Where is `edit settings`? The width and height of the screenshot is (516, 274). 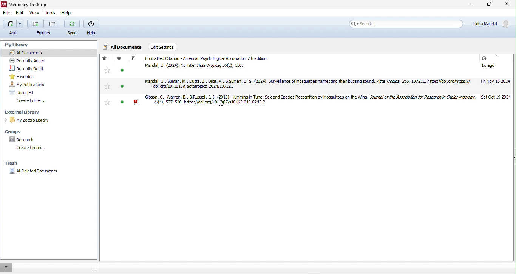 edit settings is located at coordinates (165, 46).